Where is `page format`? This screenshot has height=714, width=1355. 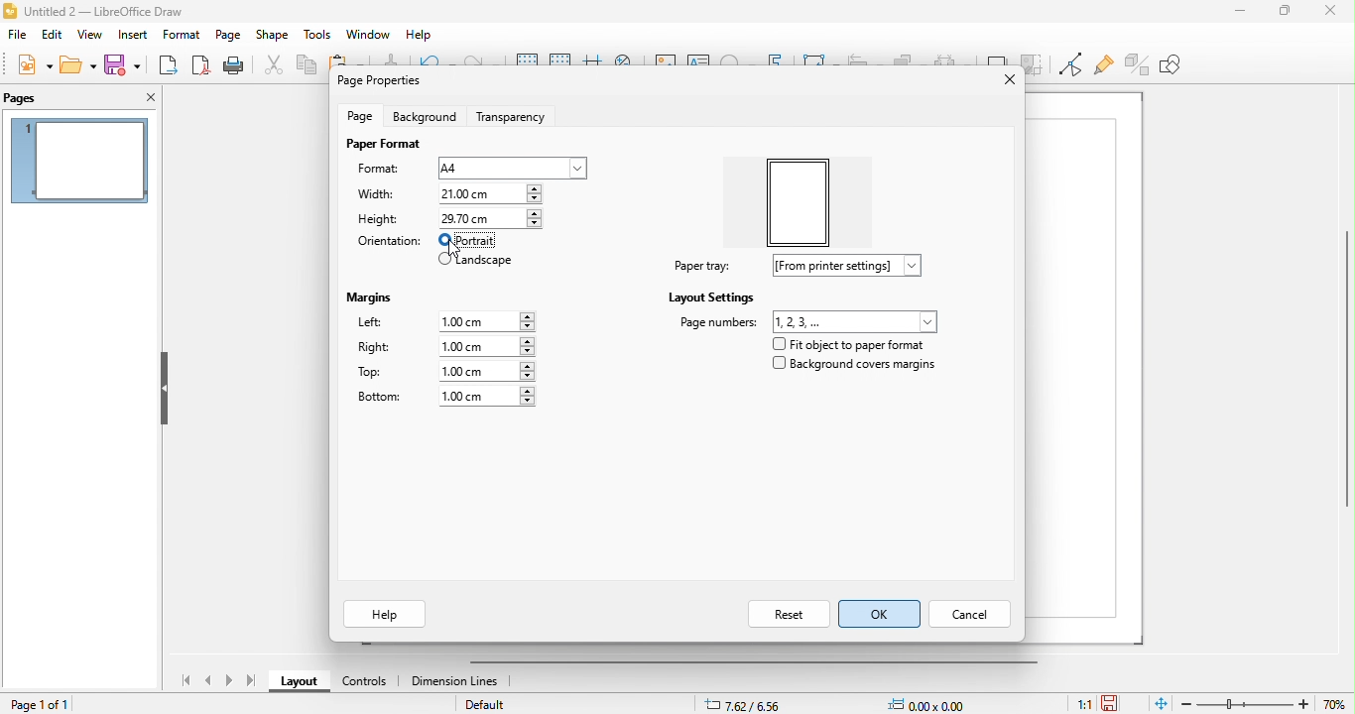
page format is located at coordinates (378, 147).